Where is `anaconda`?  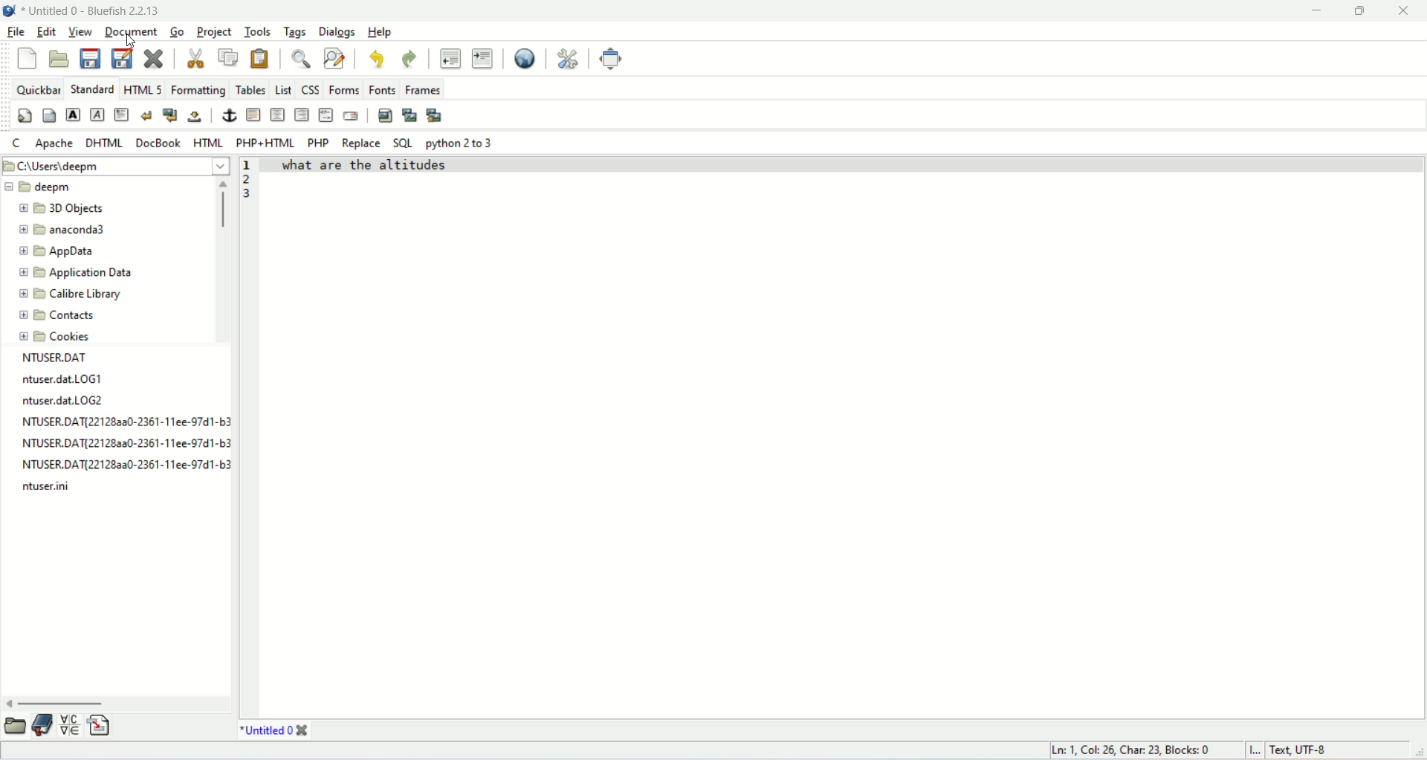 anaconda is located at coordinates (62, 228).